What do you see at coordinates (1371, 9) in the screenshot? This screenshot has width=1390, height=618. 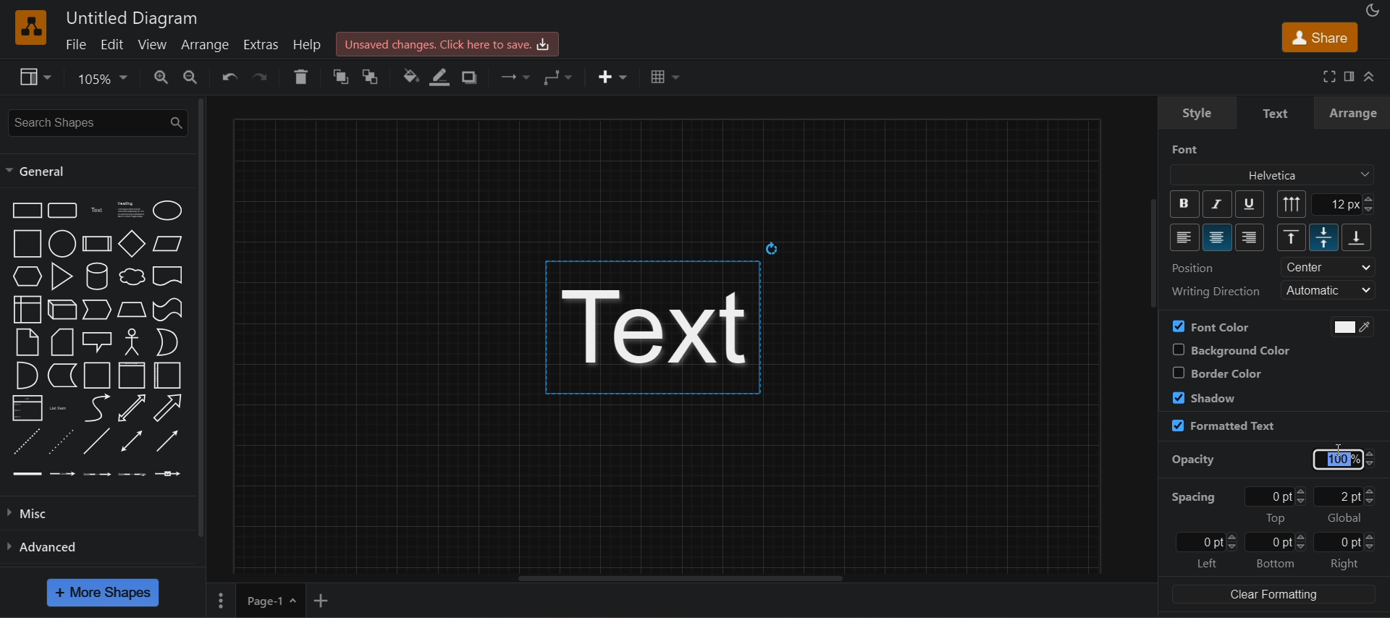 I see `appearance` at bounding box center [1371, 9].